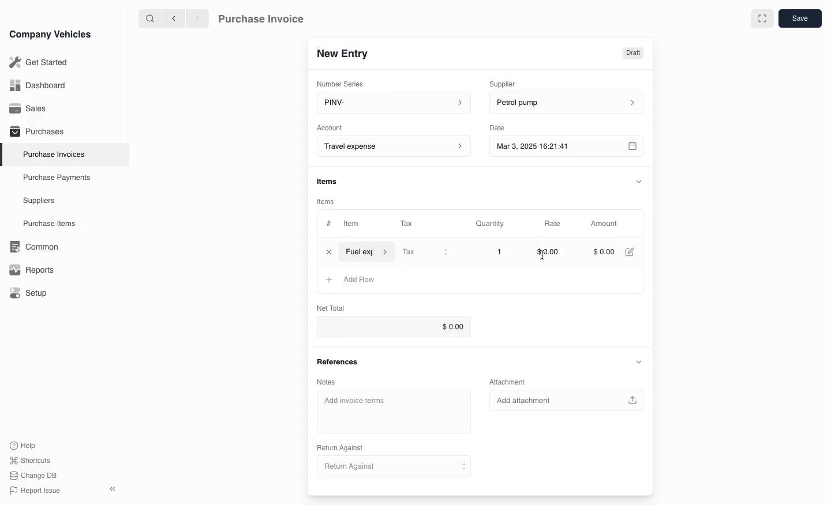 The image size is (831, 505). I want to click on cursor, so click(540, 255).